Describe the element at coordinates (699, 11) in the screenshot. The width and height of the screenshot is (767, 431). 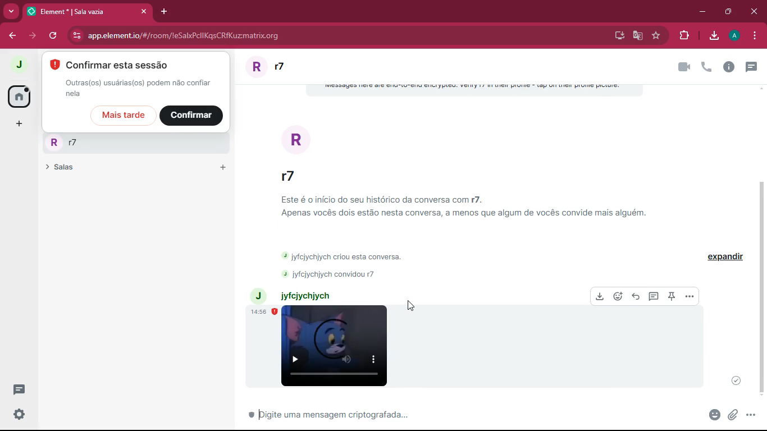
I see `minimize` at that location.